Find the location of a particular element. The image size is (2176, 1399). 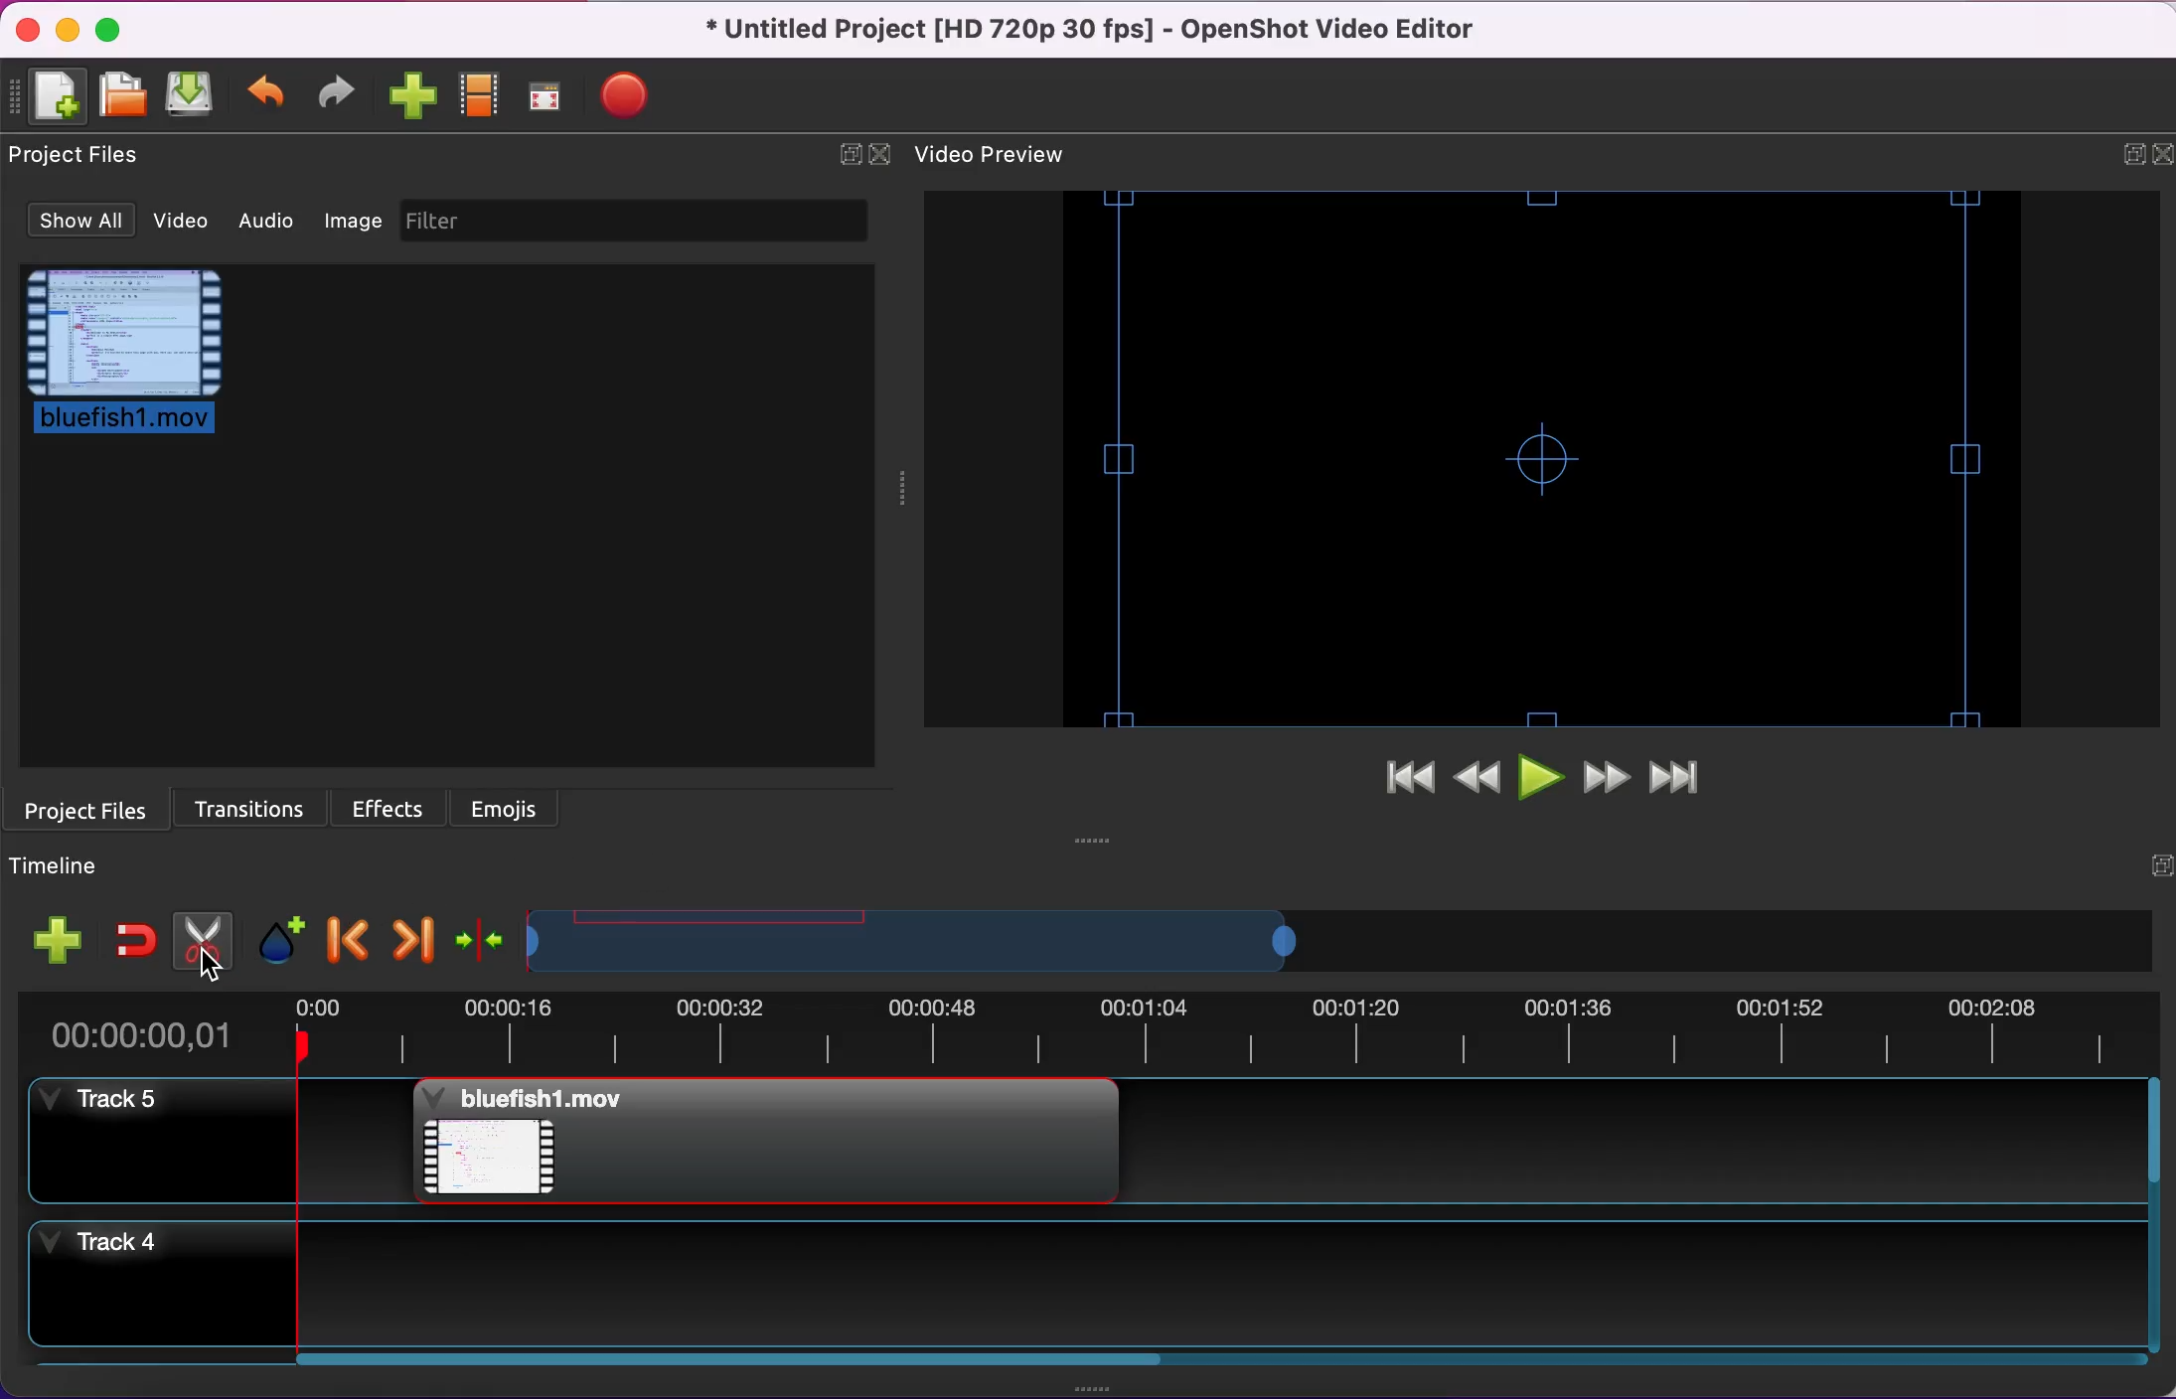

choose profile is located at coordinates (480, 92).